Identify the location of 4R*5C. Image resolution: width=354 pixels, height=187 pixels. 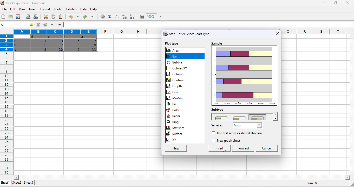
(14, 25).